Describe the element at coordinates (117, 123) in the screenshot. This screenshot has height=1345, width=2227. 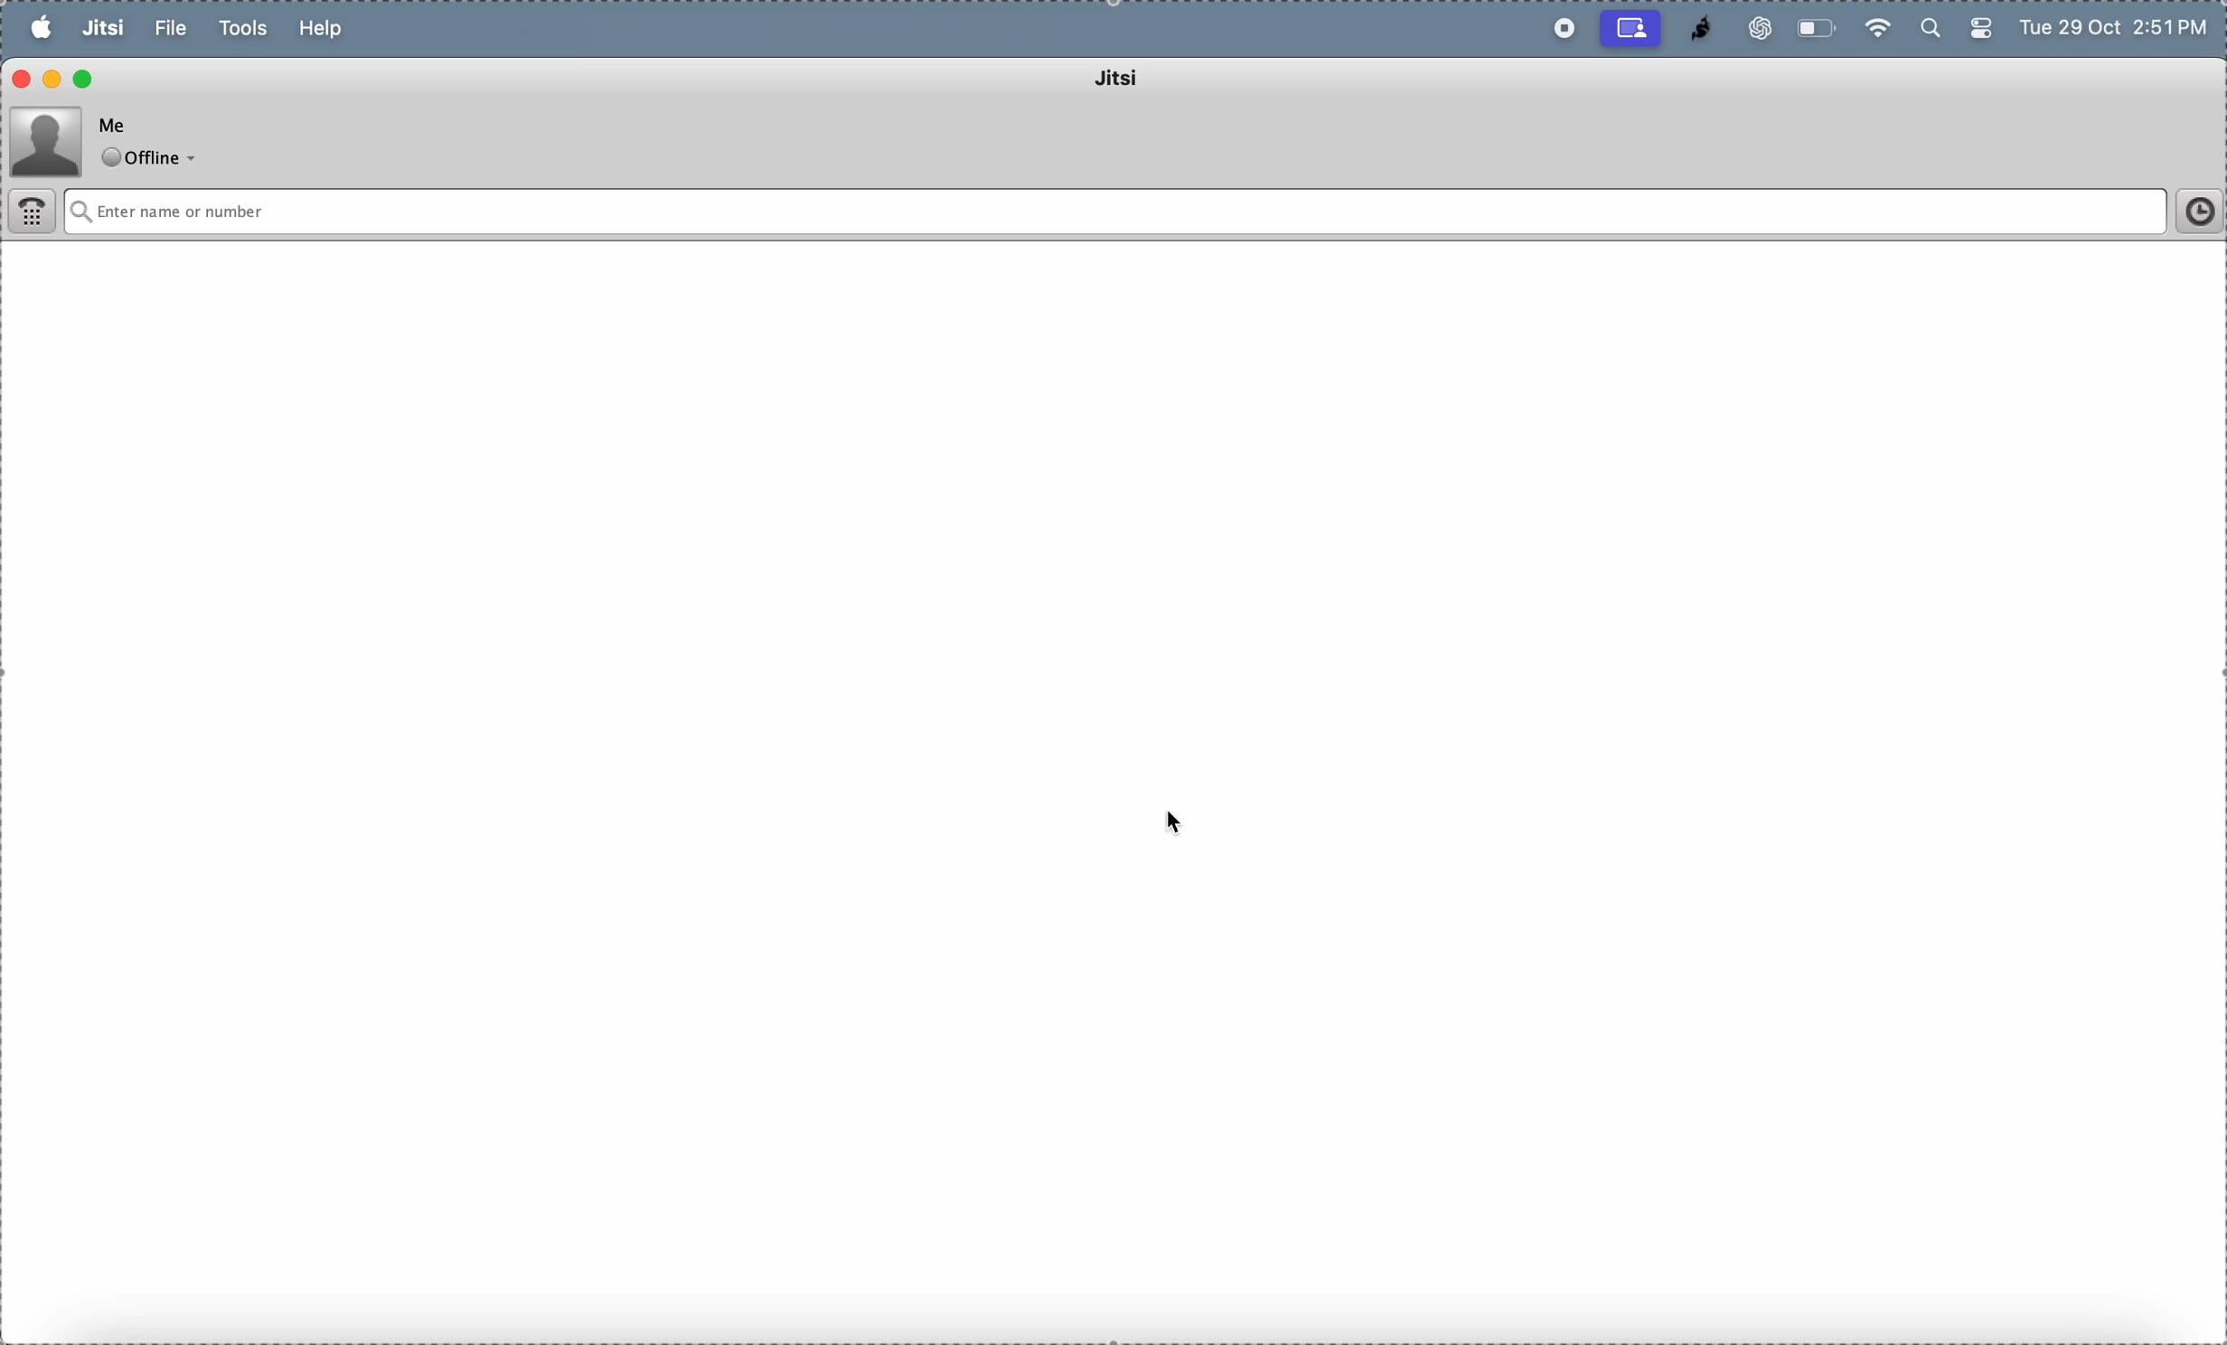
I see `Me` at that location.